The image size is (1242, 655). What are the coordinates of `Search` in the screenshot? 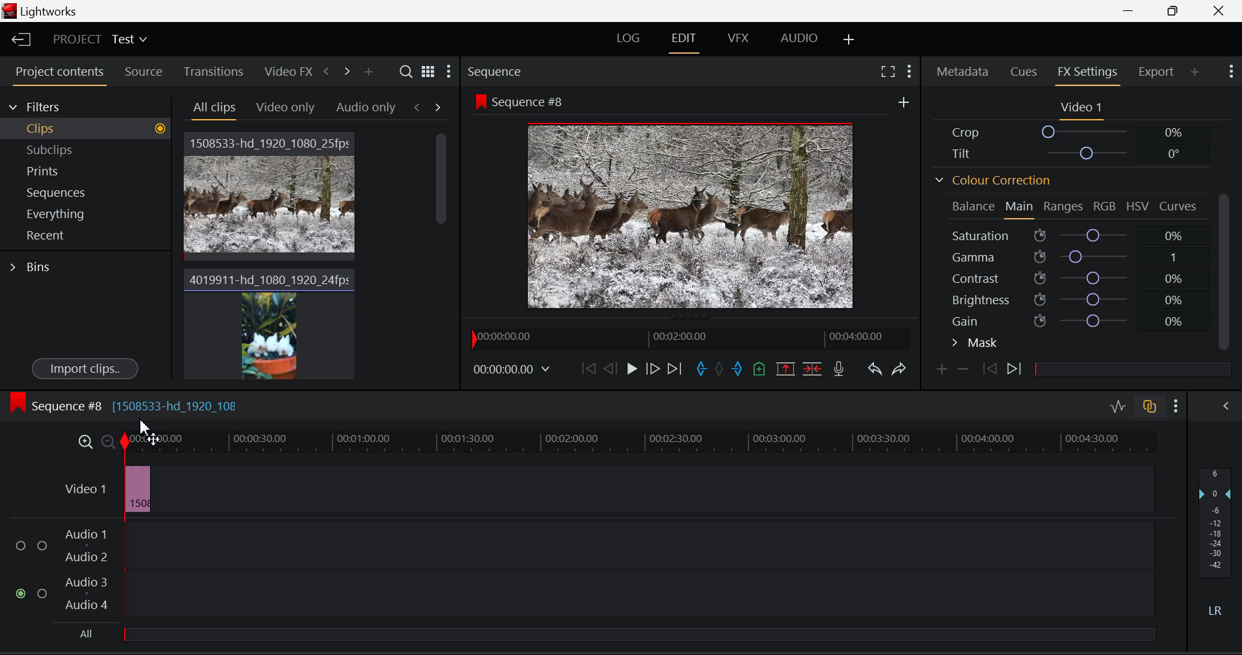 It's located at (404, 72).